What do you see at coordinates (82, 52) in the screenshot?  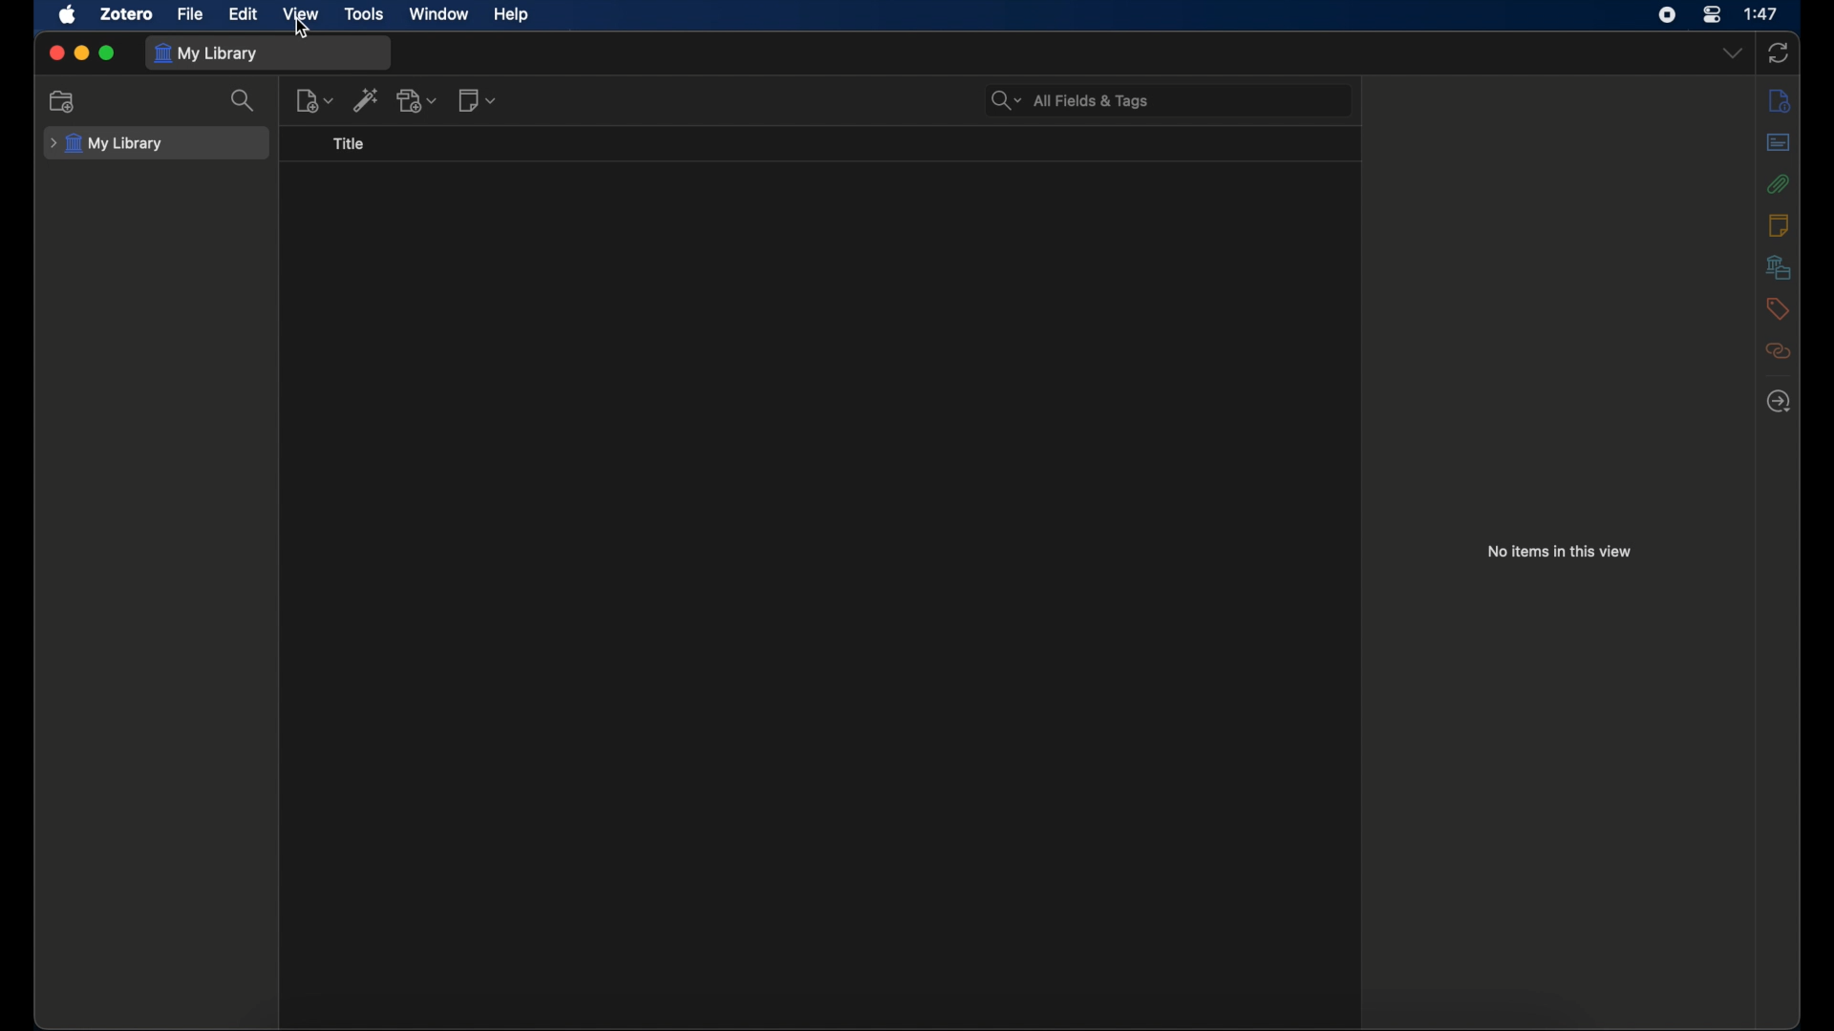 I see `minimize` at bounding box center [82, 52].